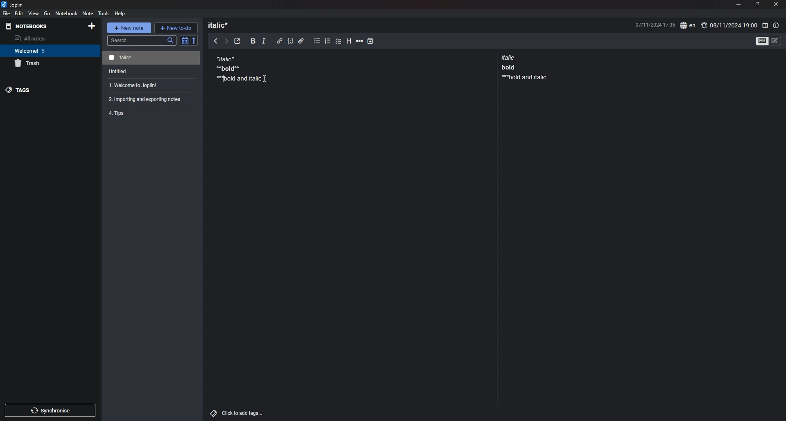 The height and width of the screenshot is (421, 786). Describe the element at coordinates (185, 40) in the screenshot. I see `toggle sort order` at that location.